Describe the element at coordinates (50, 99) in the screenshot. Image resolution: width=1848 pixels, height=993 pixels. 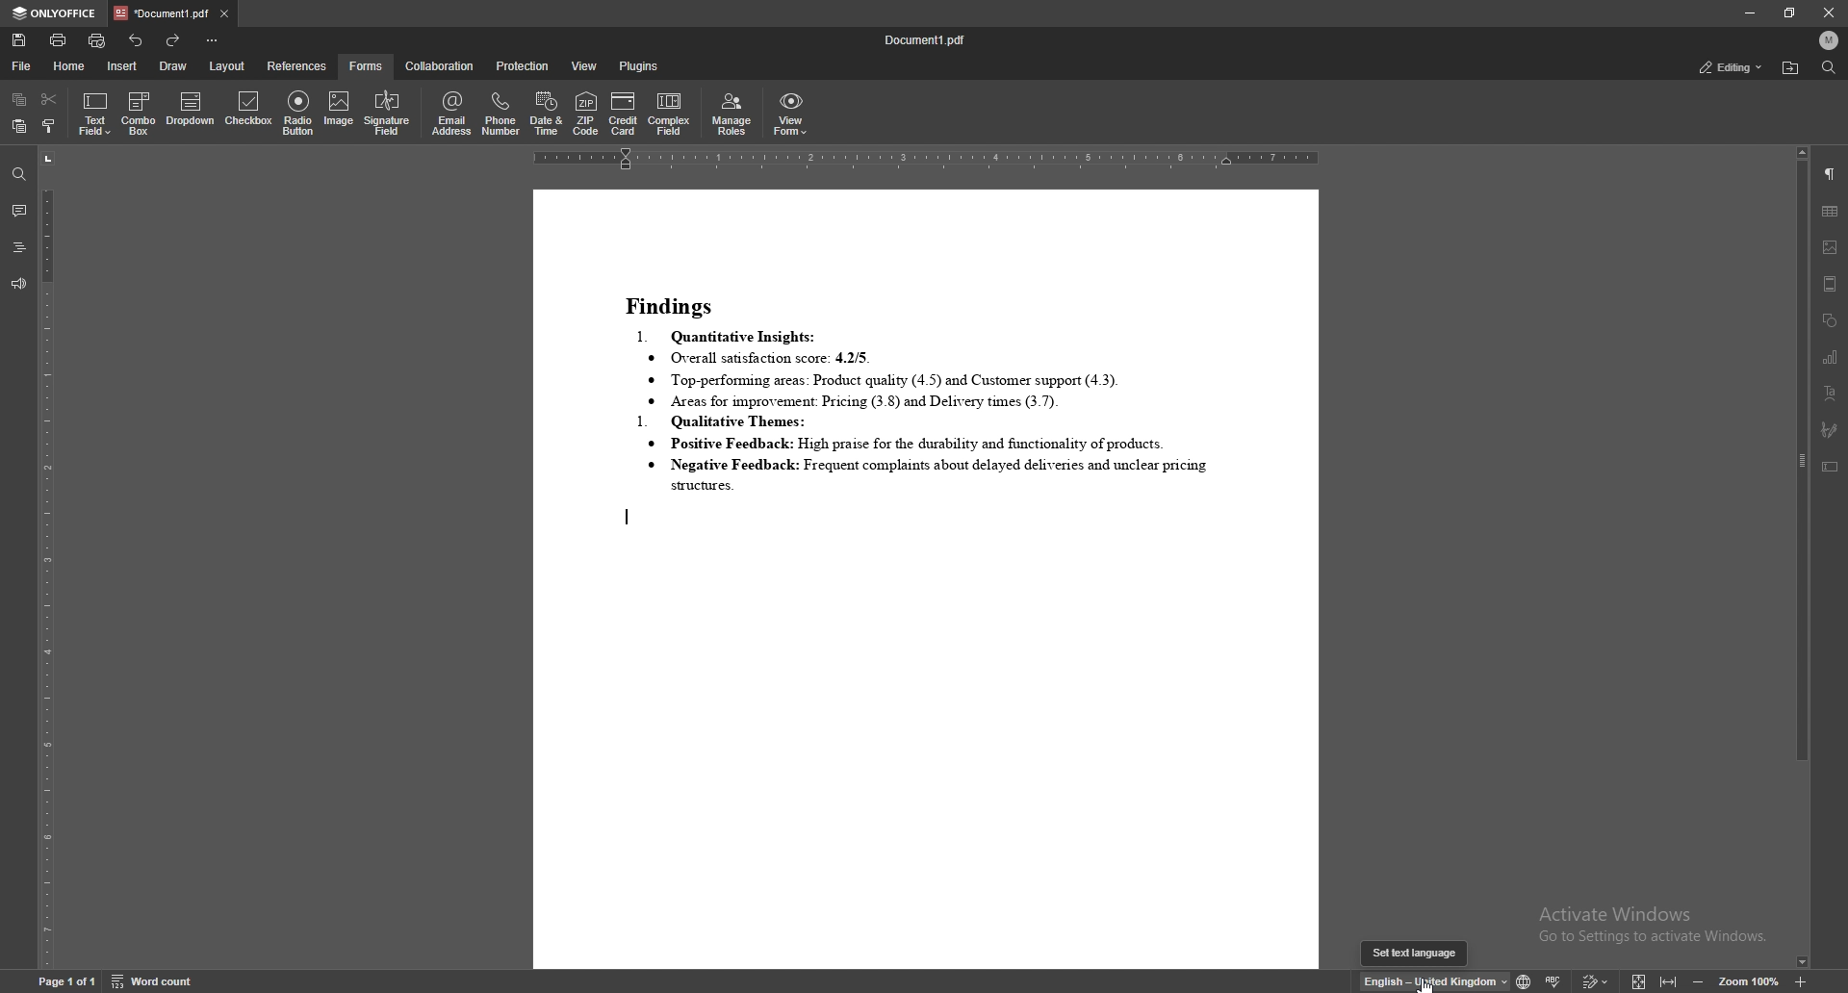
I see `cut` at that location.